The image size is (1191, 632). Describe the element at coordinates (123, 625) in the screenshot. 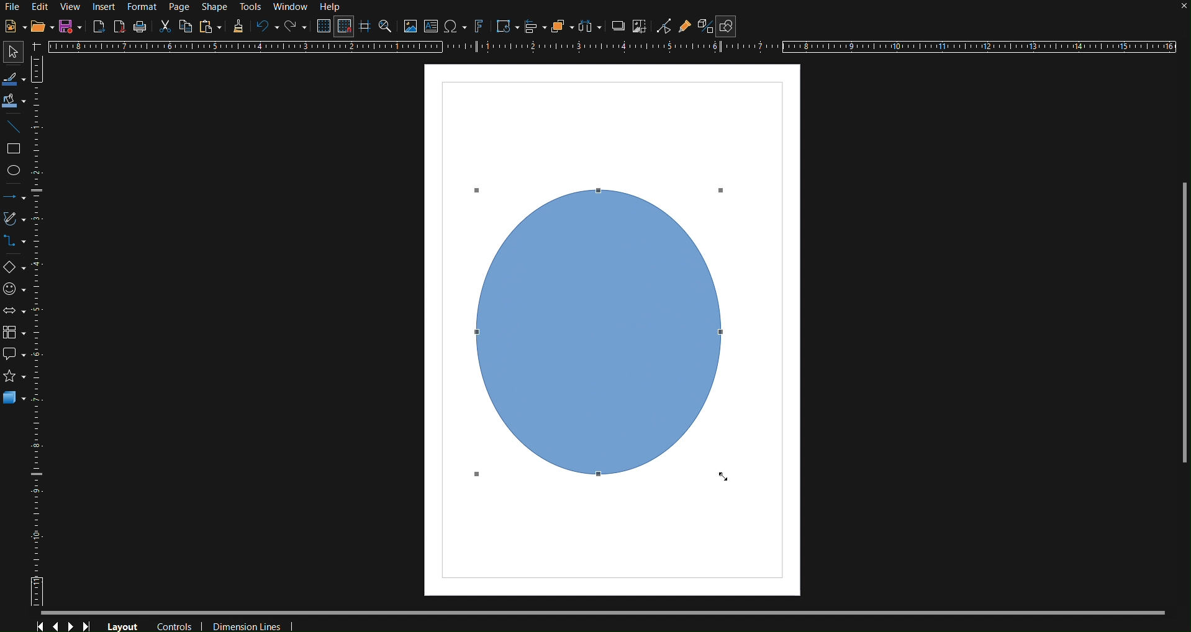

I see `Layout` at that location.